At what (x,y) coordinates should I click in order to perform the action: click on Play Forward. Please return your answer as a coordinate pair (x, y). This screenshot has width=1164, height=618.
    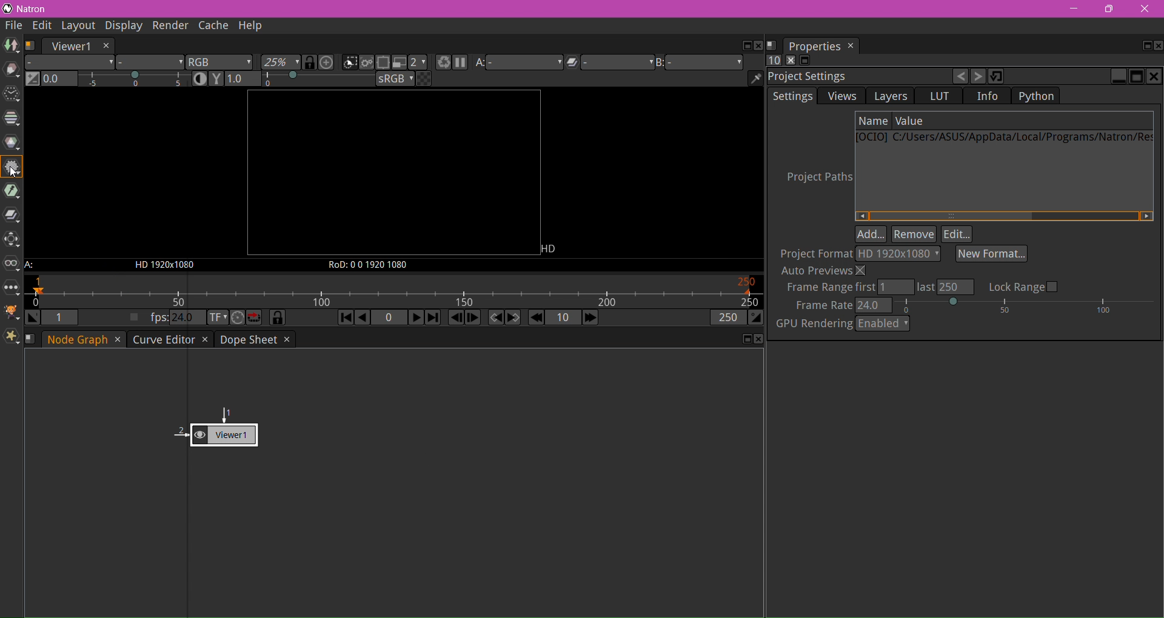
    Looking at the image, I should click on (415, 317).